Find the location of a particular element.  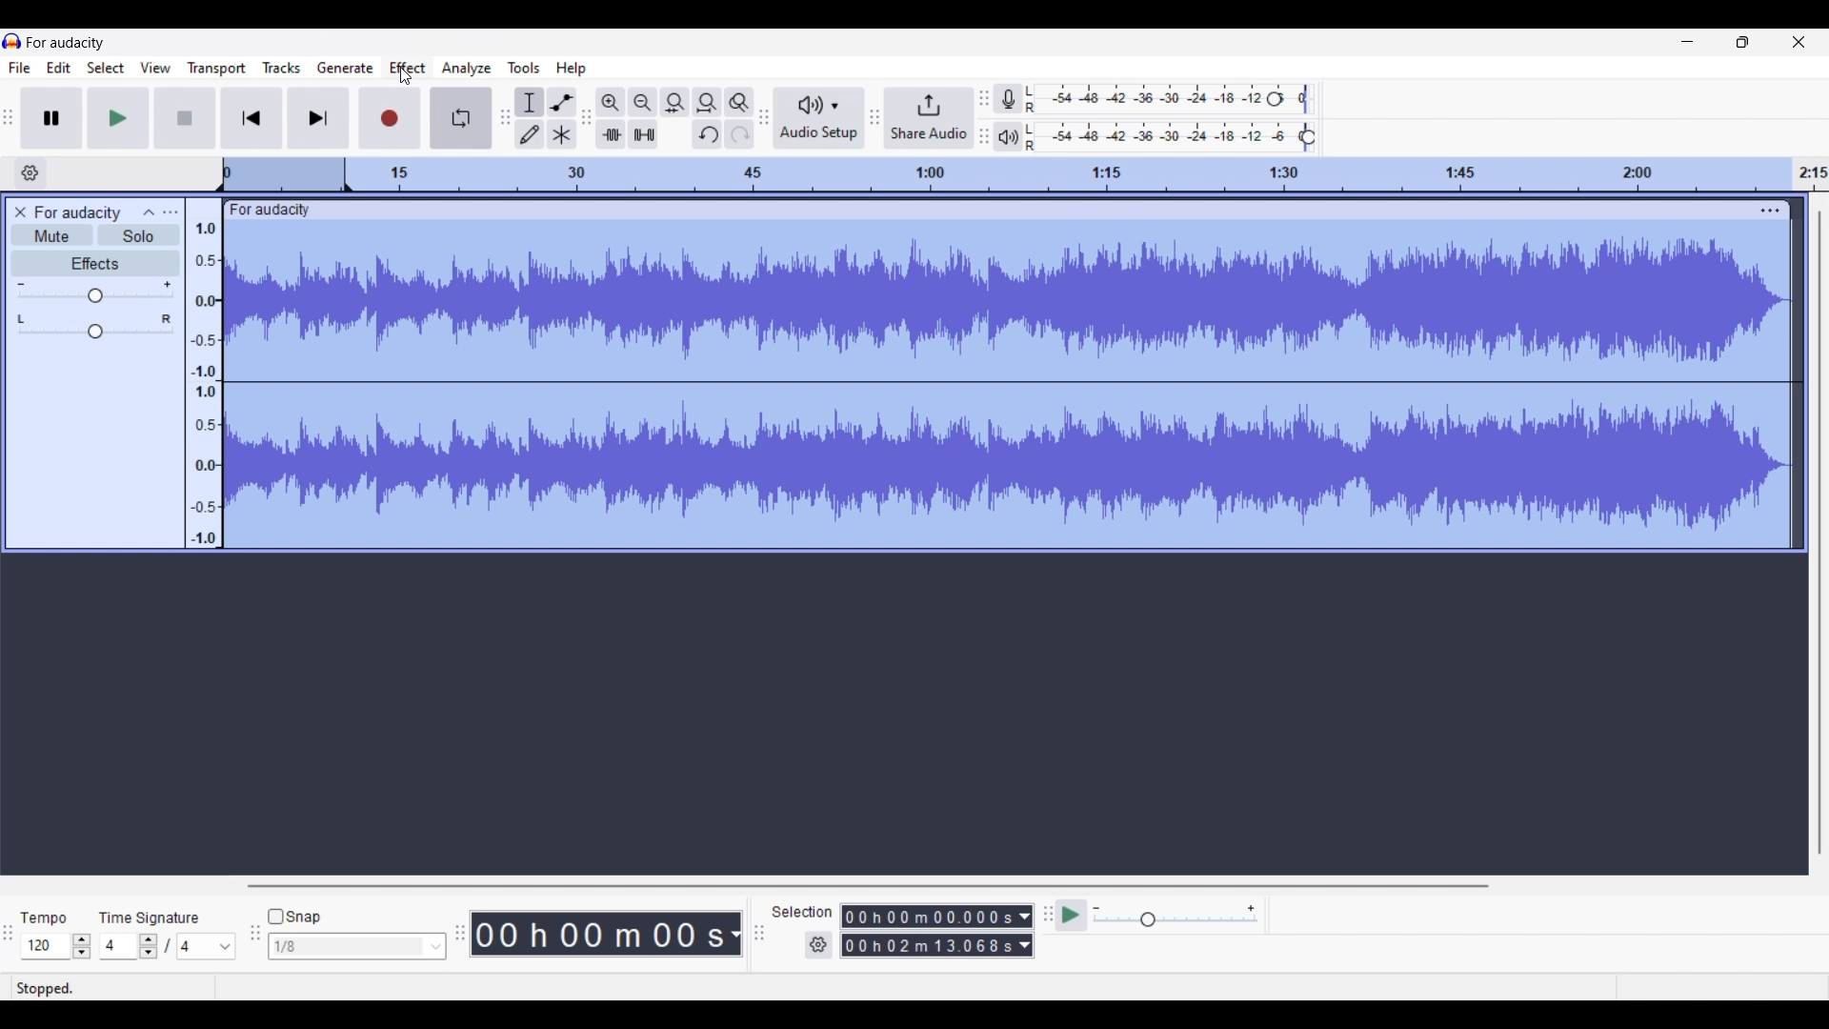

Max. playback speed is located at coordinates (1251, 909).